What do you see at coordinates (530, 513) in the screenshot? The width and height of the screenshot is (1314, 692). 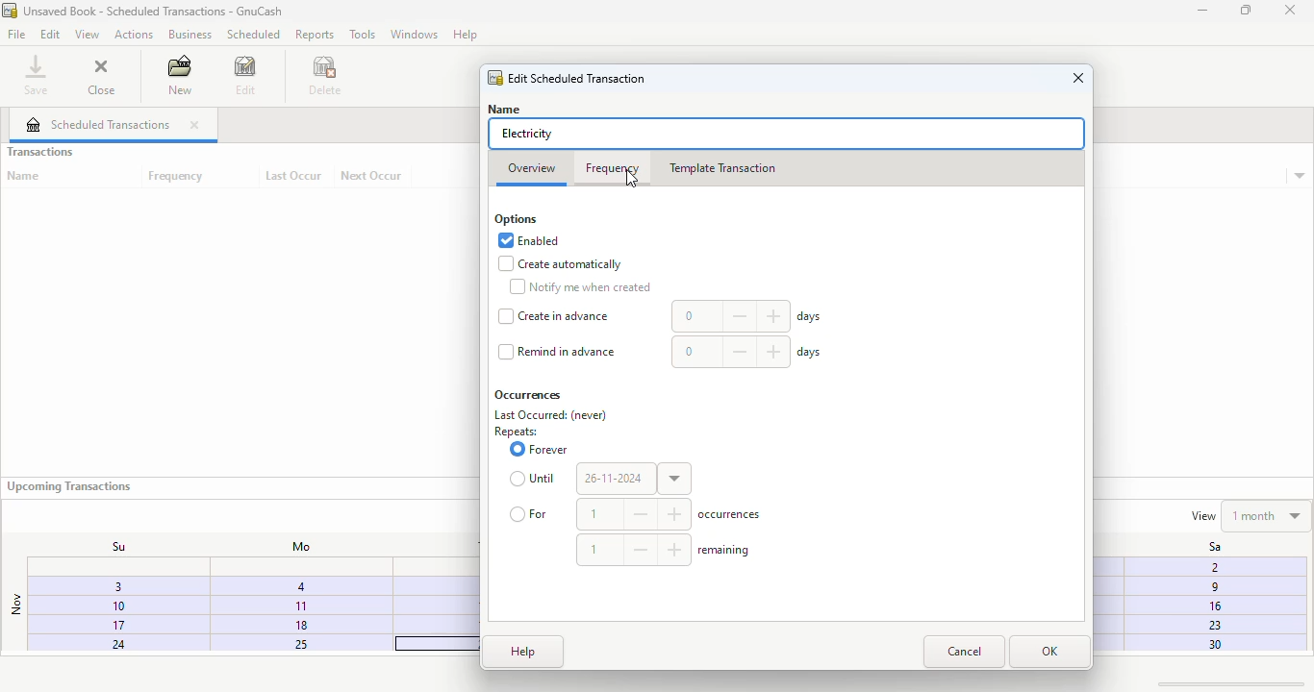 I see `for` at bounding box center [530, 513].